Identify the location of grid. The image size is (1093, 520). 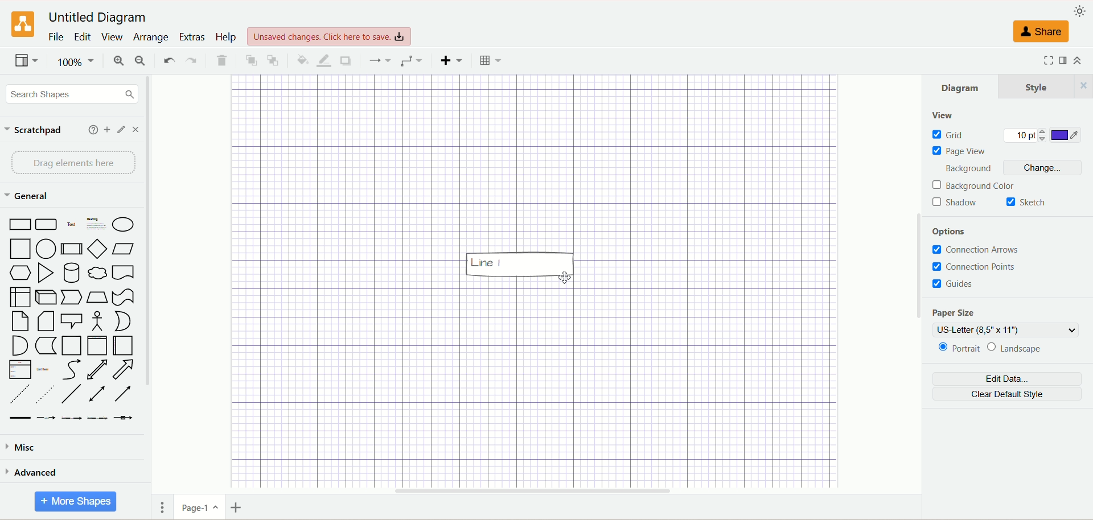
(948, 135).